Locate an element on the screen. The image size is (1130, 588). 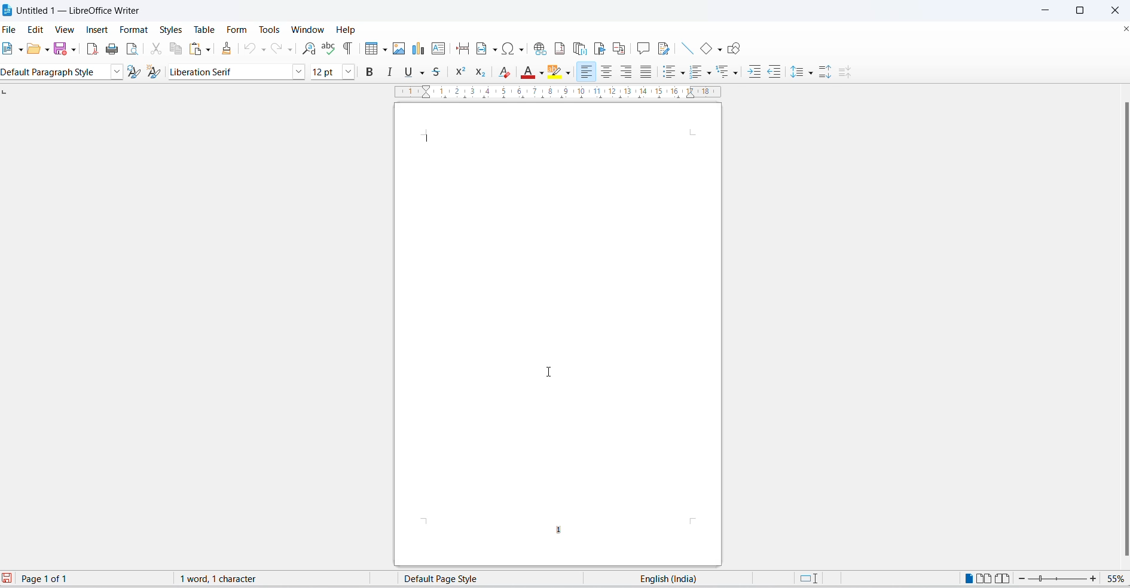
close document is located at coordinates (1123, 30).